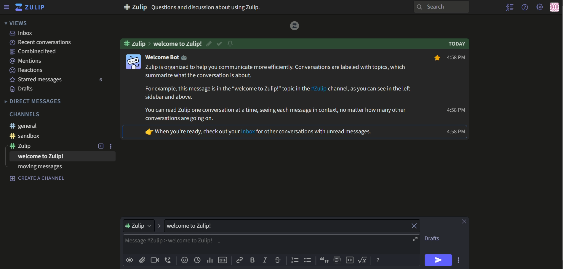  Describe the element at coordinates (62, 43) in the screenshot. I see `text` at that location.